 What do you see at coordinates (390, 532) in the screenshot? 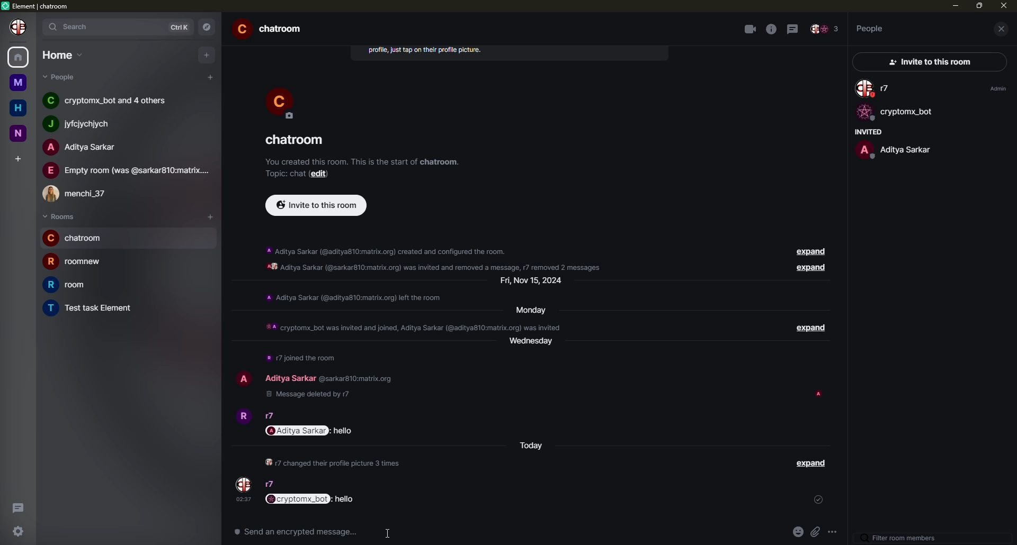
I see `cursor` at bounding box center [390, 532].